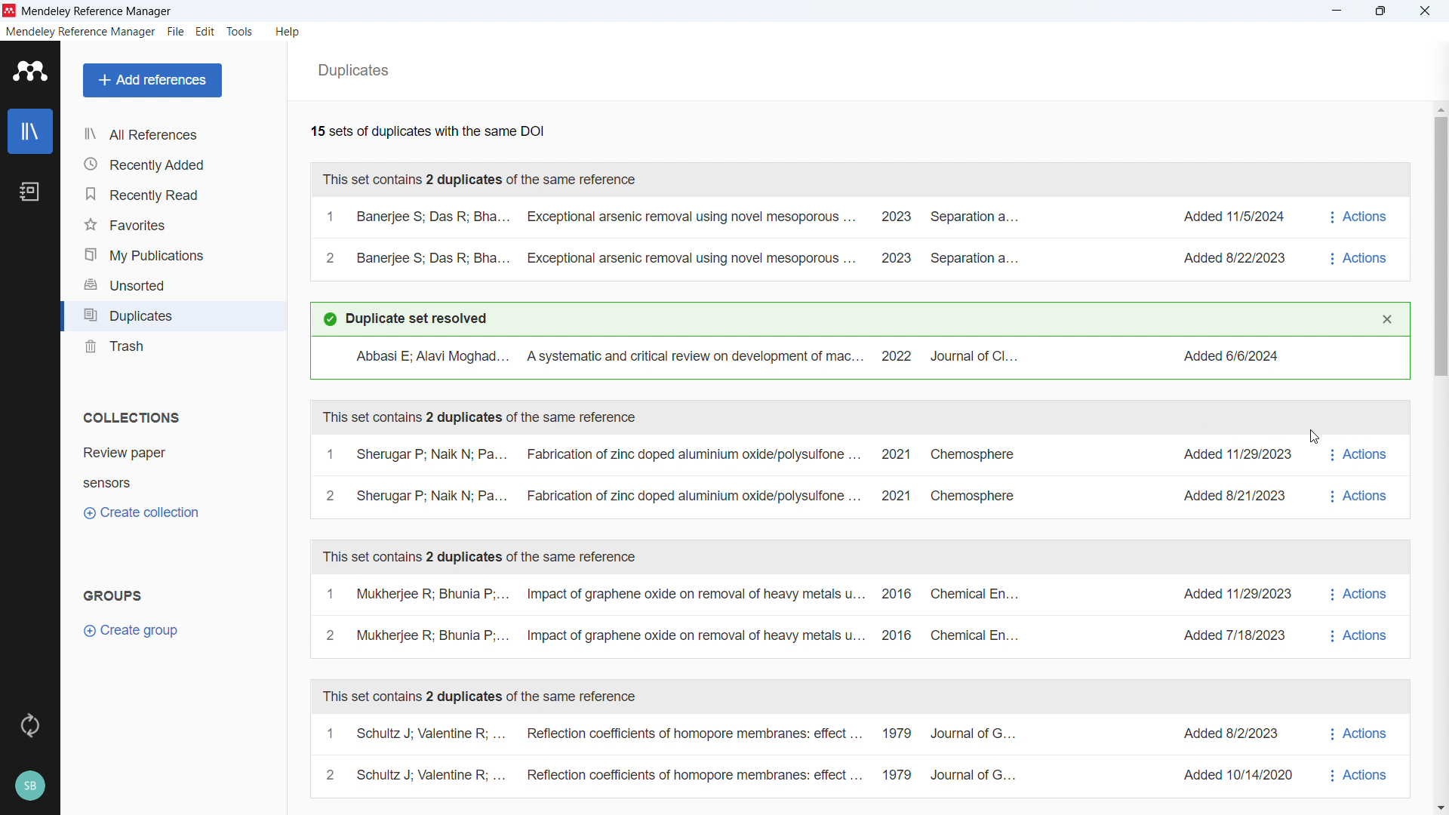 The image size is (1449, 815). I want to click on tools, so click(240, 32).